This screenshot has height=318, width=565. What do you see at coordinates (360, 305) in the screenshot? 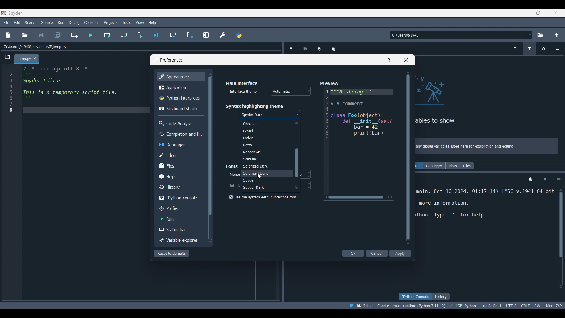
I see `inline` at bounding box center [360, 305].